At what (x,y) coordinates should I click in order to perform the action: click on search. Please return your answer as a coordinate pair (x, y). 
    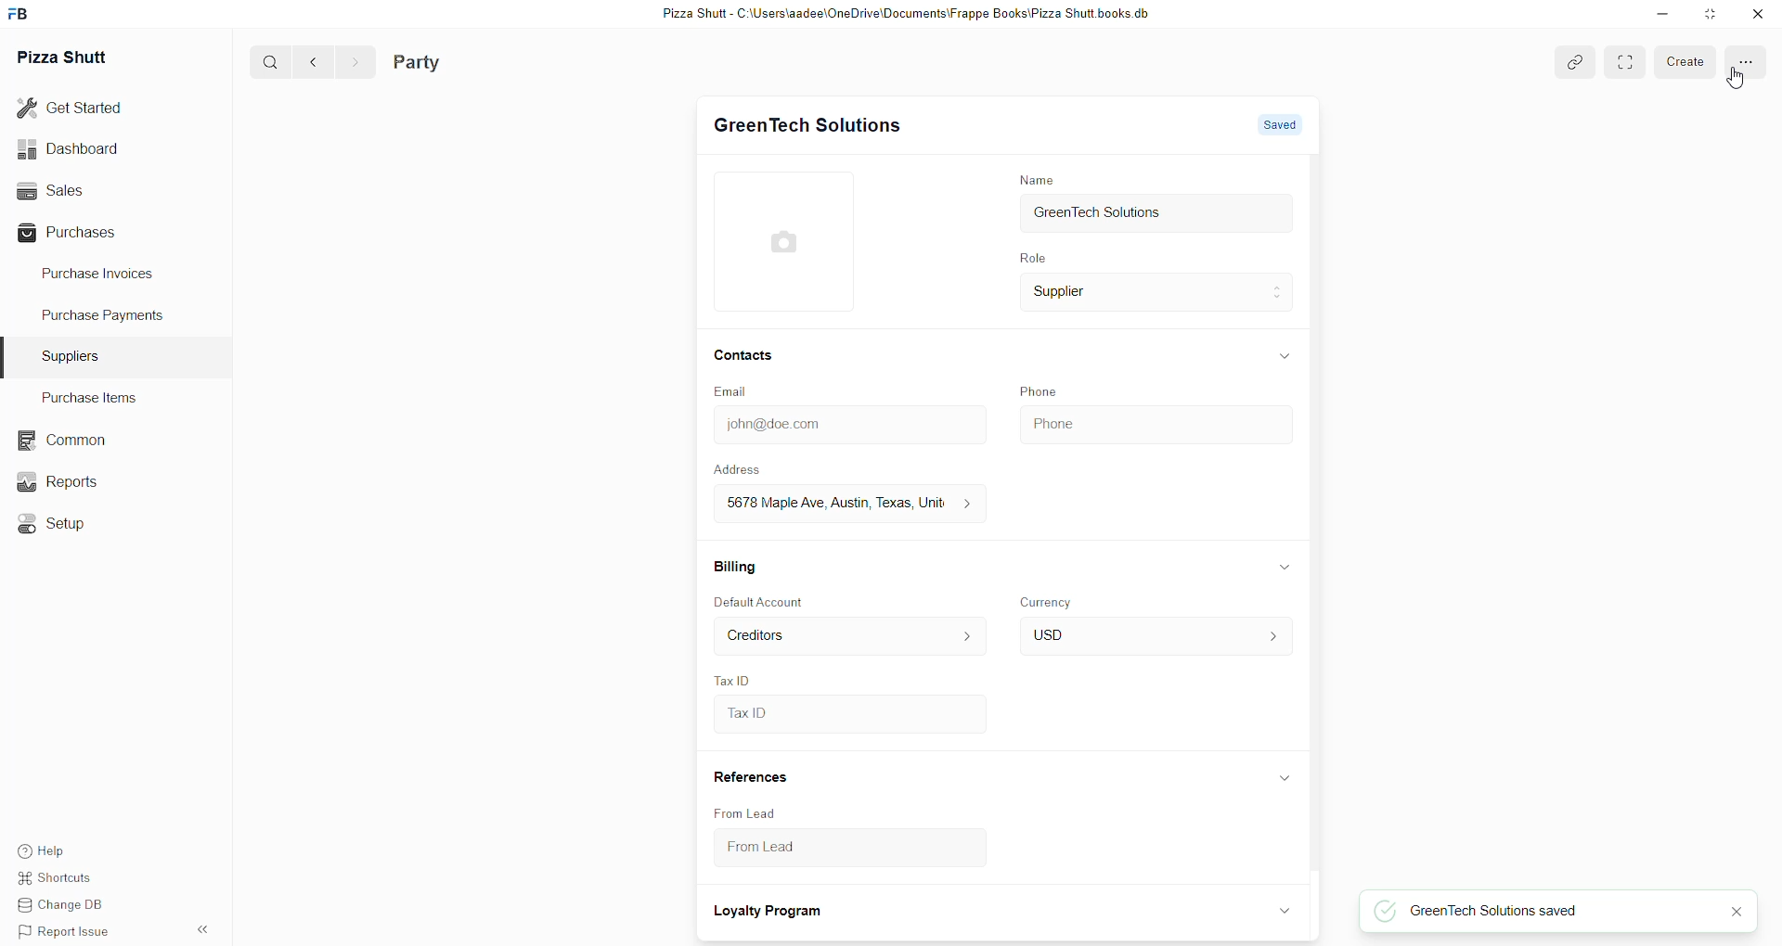
    Looking at the image, I should click on (264, 63).